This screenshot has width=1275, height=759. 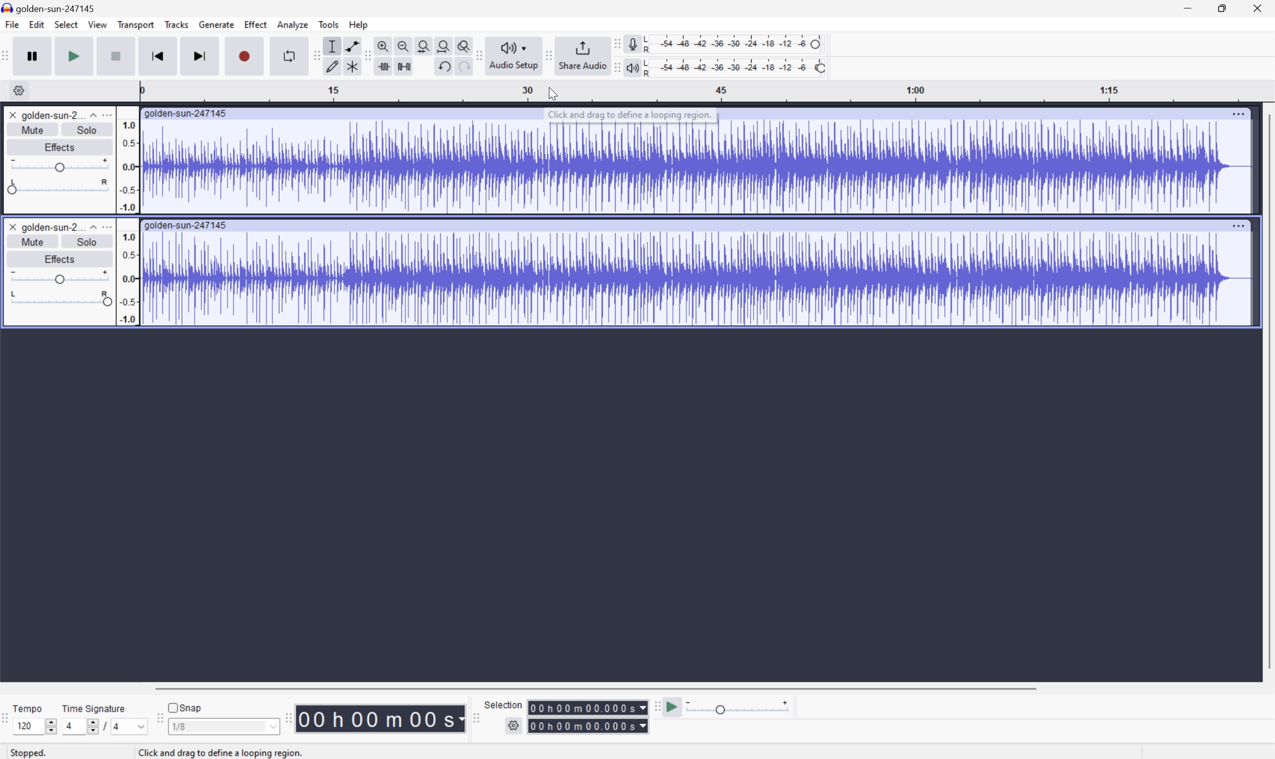 I want to click on more, so click(x=111, y=115).